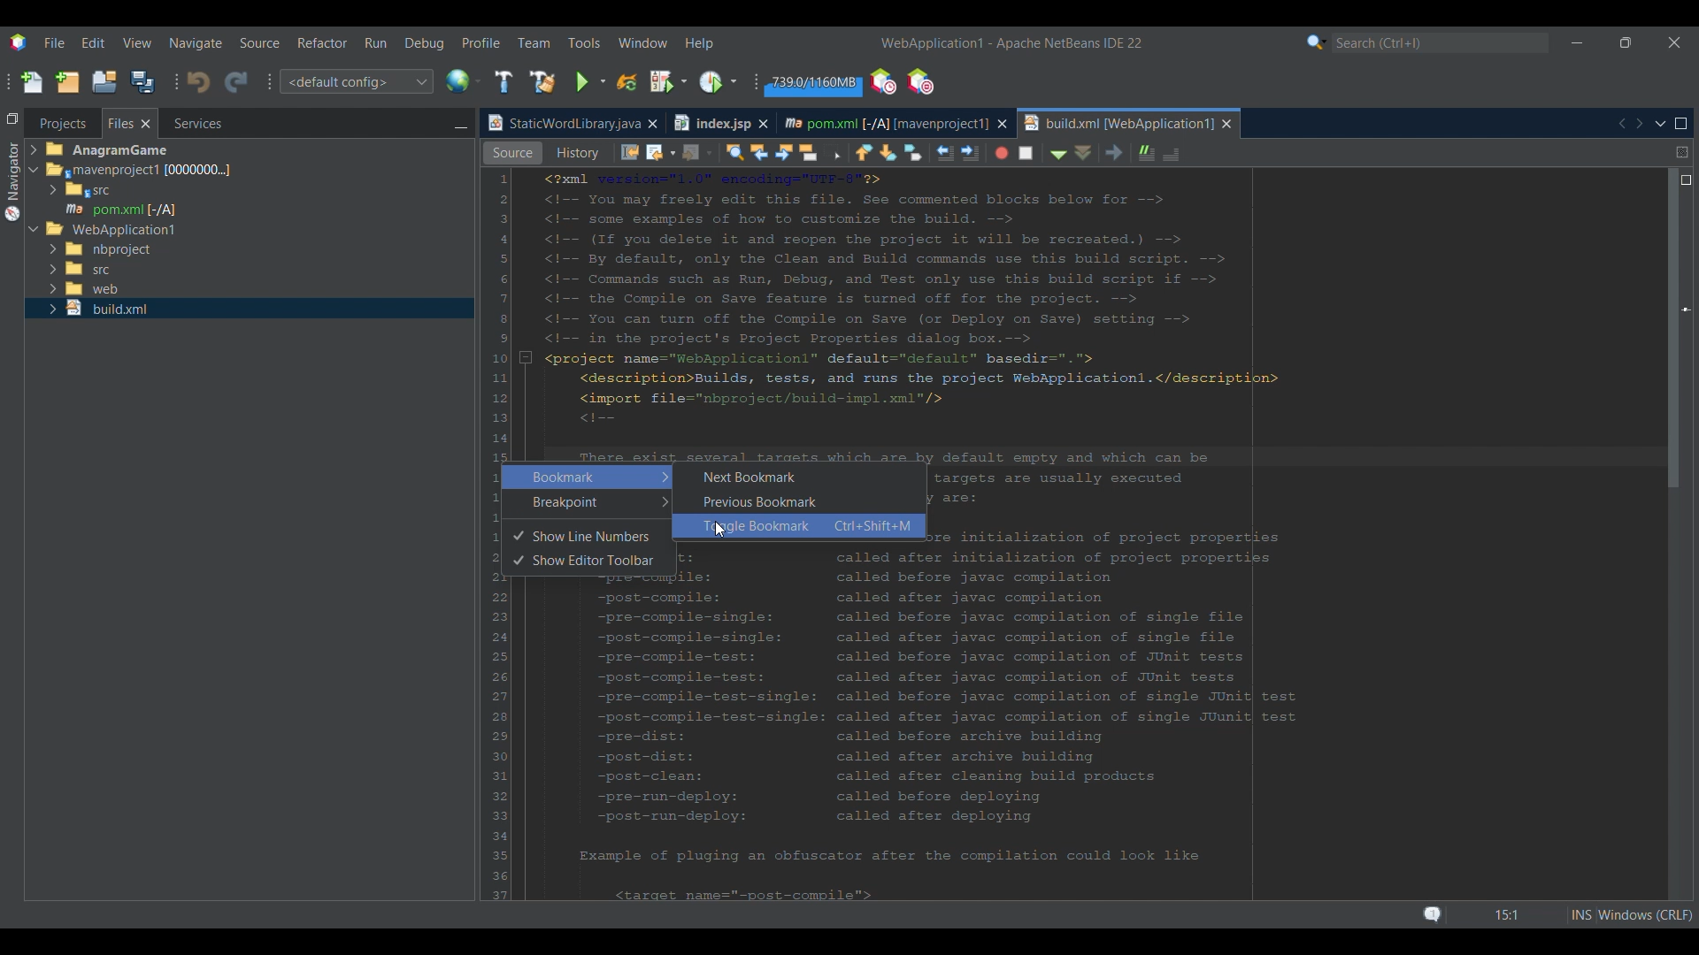 The height and width of the screenshot is (955, 1699). What do you see at coordinates (504, 81) in the screenshot?
I see `Build main project` at bounding box center [504, 81].